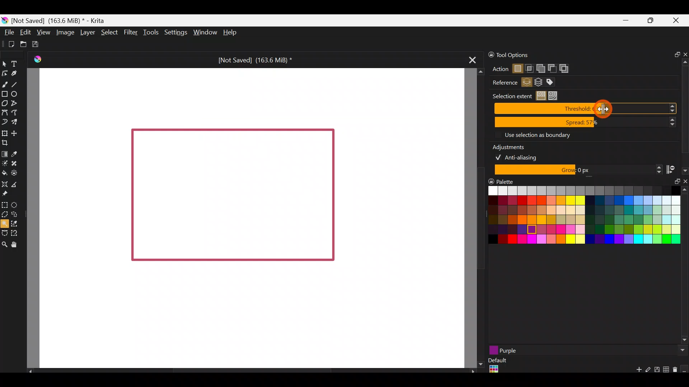 The image size is (689, 387). Describe the element at coordinates (15, 121) in the screenshot. I see `Multibrush tool` at that location.